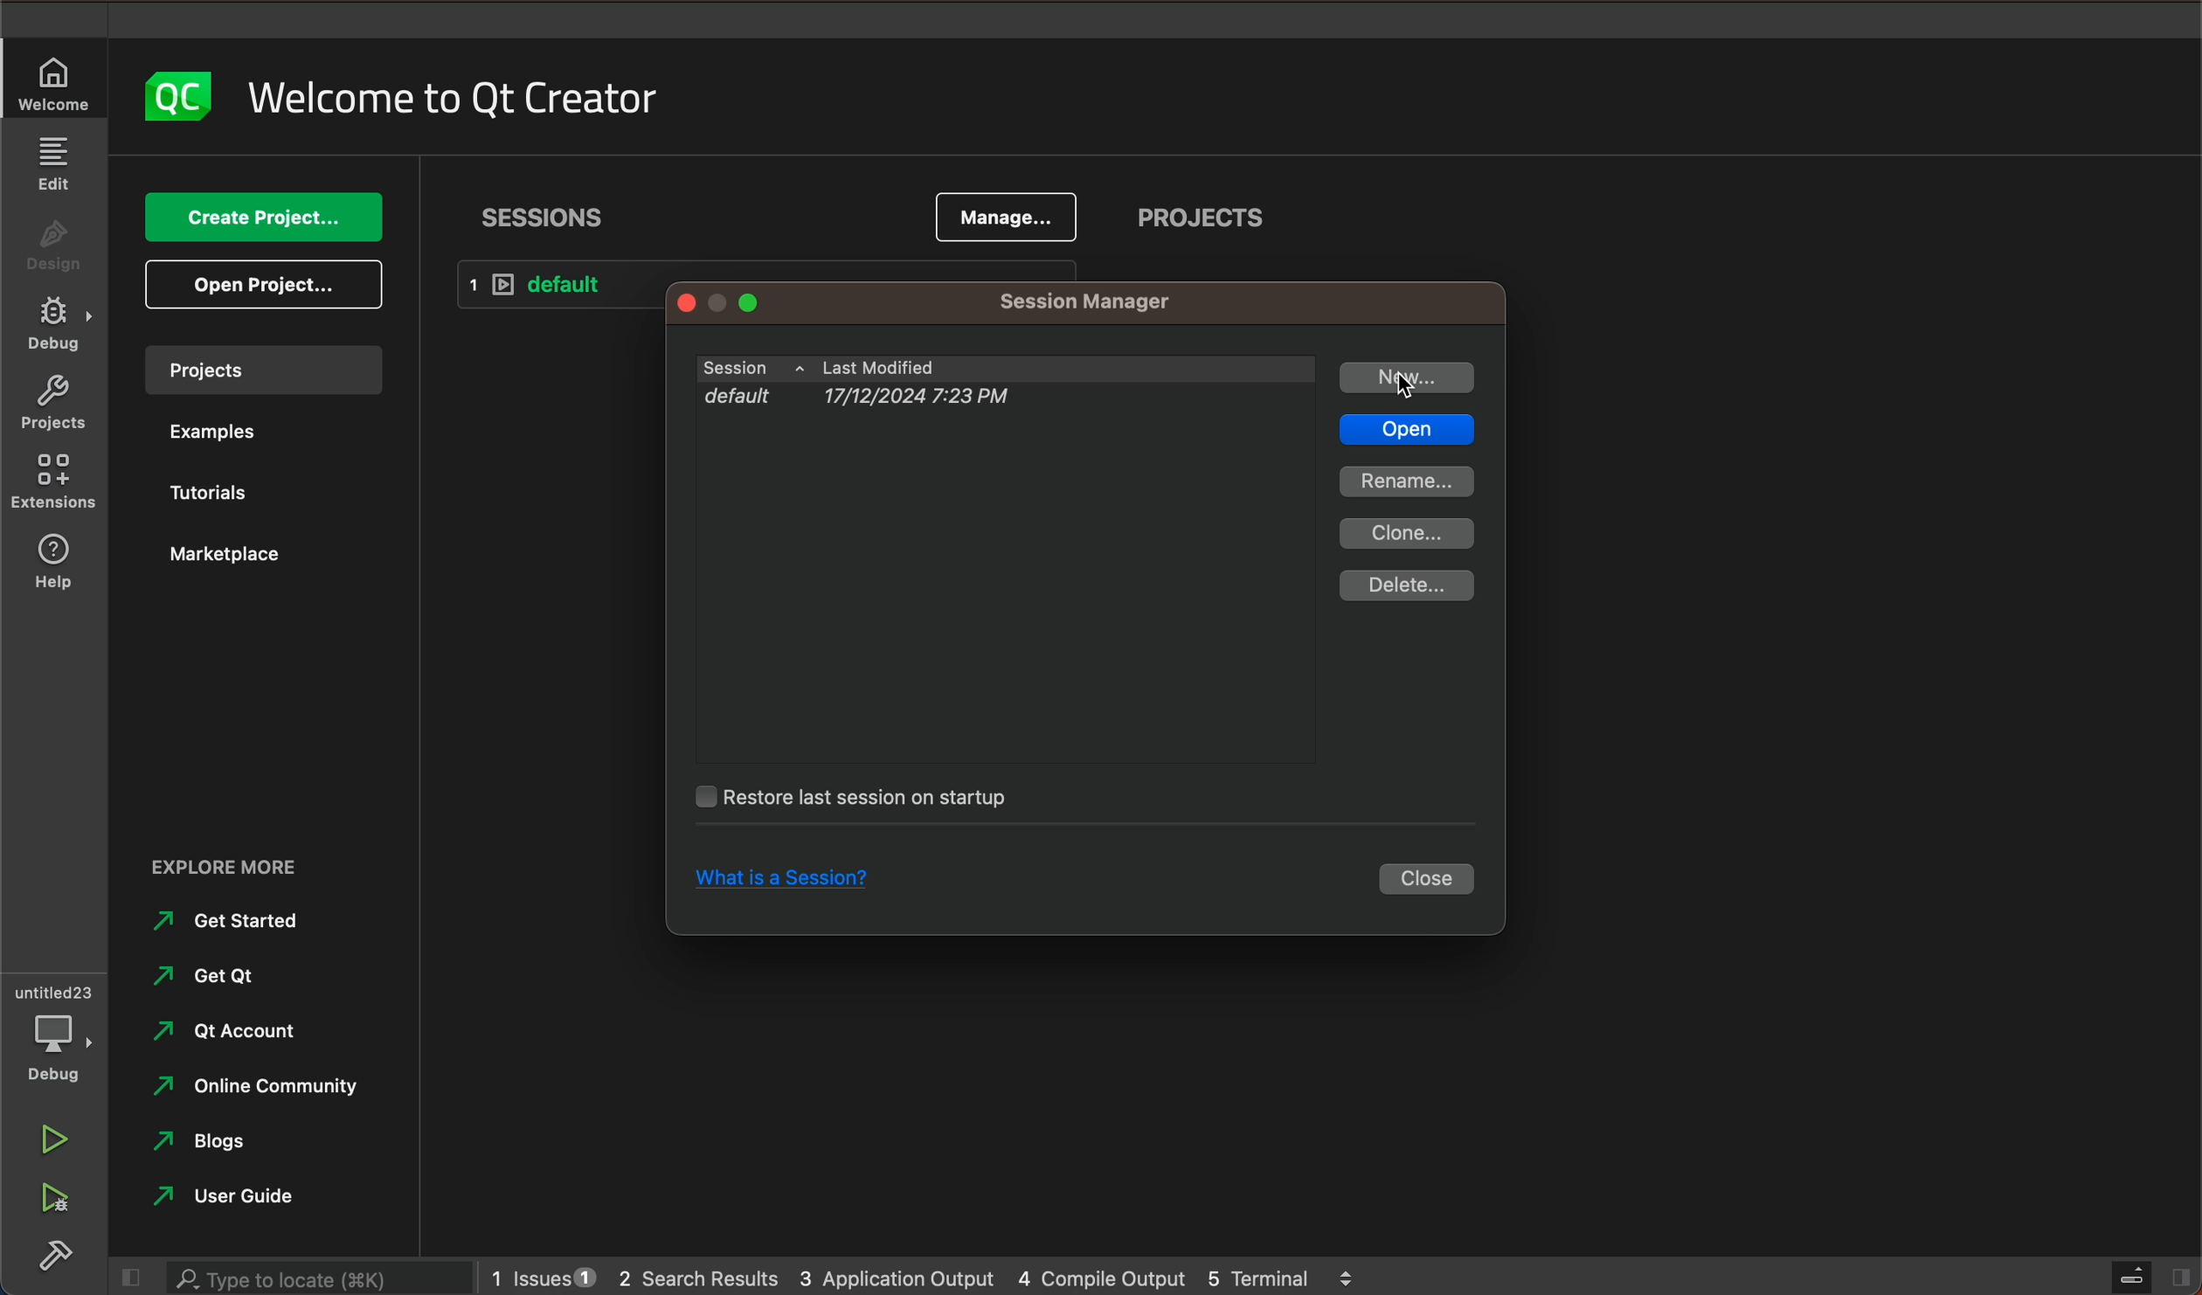 This screenshot has height=1295, width=2202. I want to click on debug, so click(59, 1049).